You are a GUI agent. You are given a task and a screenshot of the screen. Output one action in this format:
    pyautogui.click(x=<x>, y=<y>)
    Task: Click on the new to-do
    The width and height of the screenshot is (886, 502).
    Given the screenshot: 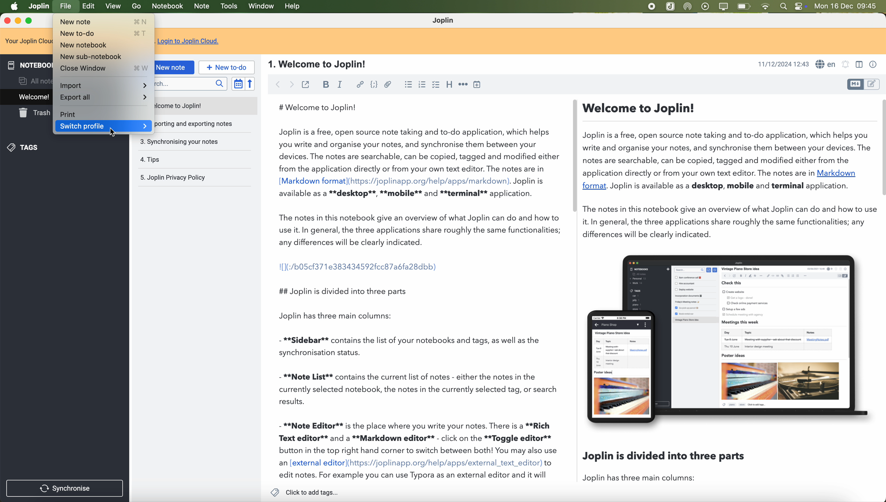 What is the action you would take?
    pyautogui.click(x=226, y=67)
    